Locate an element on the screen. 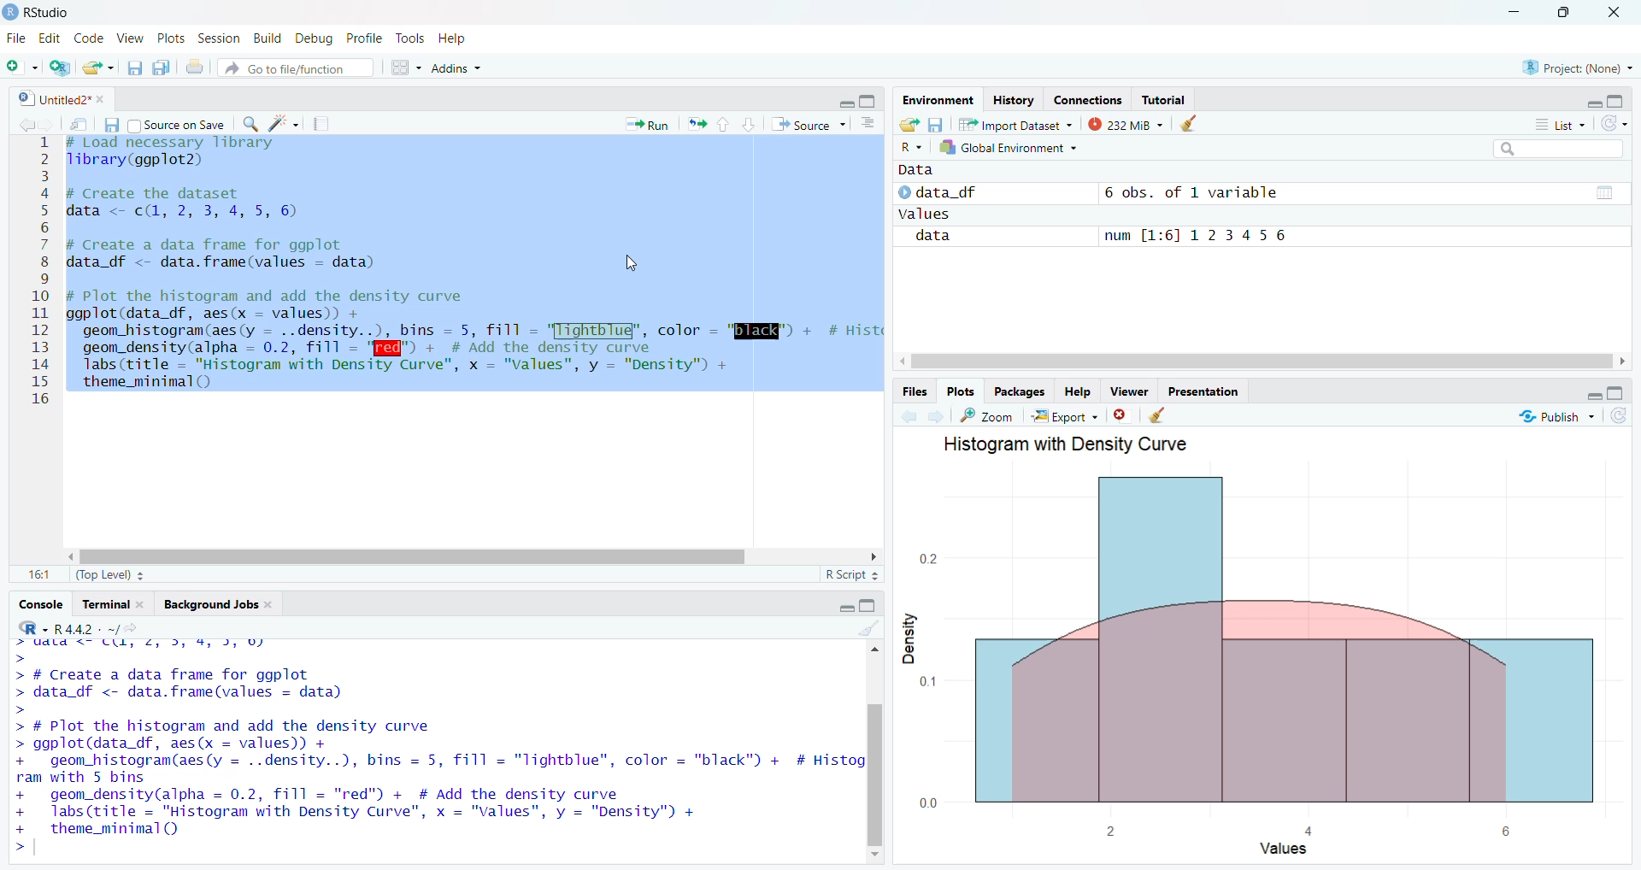 Image resolution: width=1641 pixels, height=870 pixels. Background Jobs is located at coordinates (207, 603).